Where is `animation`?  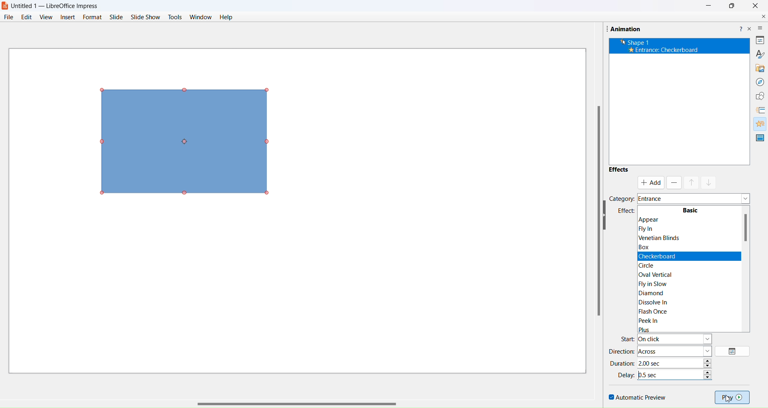
animation is located at coordinates (758, 124).